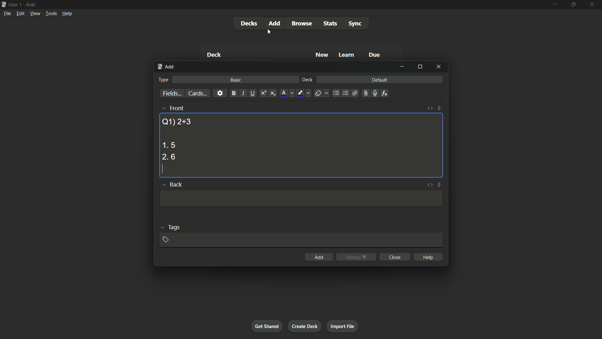 The width and height of the screenshot is (602, 339). I want to click on decks, so click(249, 24).